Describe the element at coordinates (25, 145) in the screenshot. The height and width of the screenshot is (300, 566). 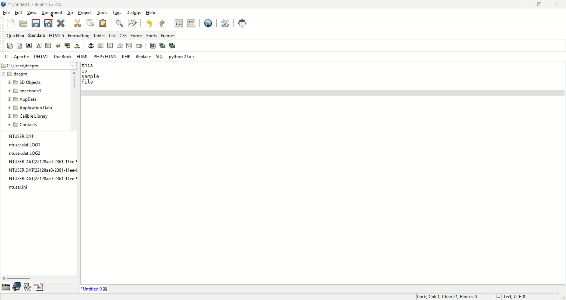
I see `ntuser.dat.LOG1` at that location.